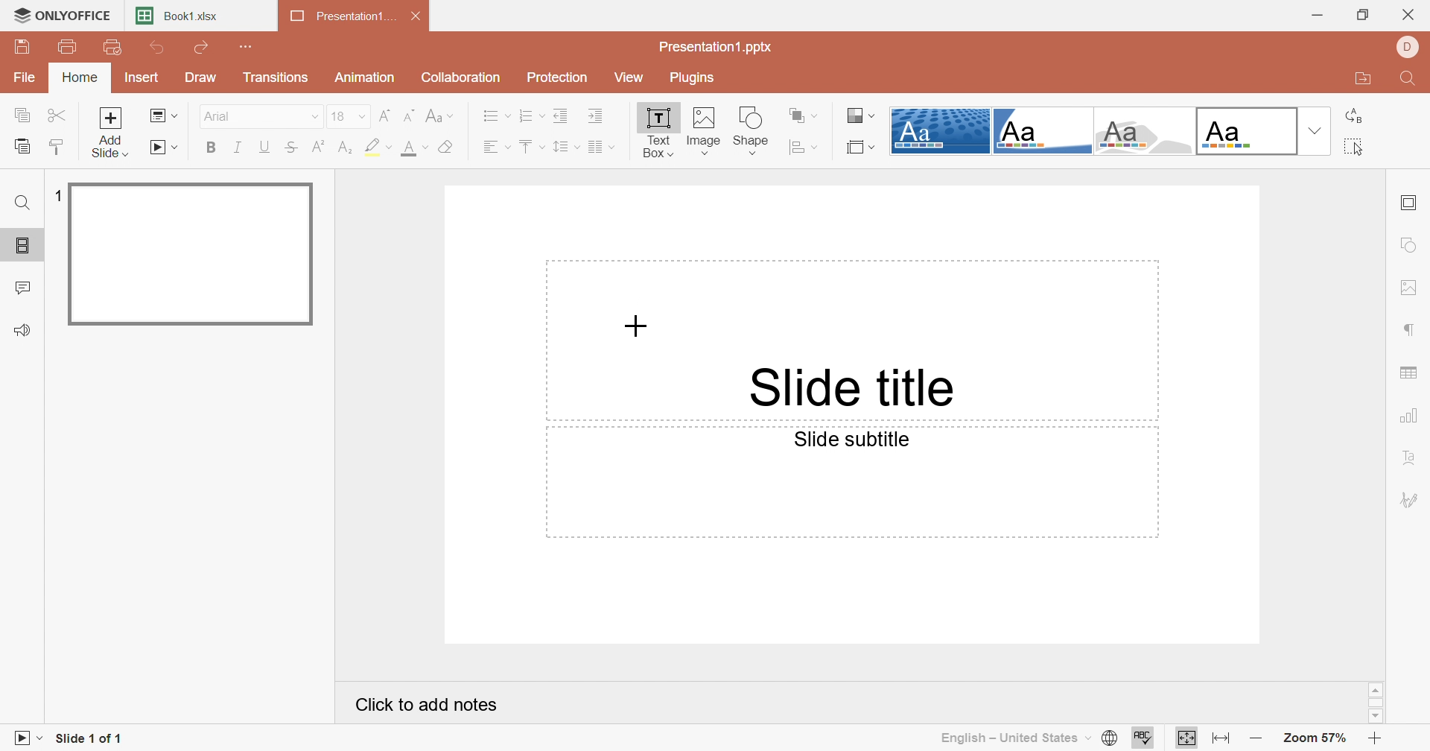 Image resolution: width=1430 pixels, height=751 pixels. What do you see at coordinates (852, 440) in the screenshot?
I see `Slide subtitle` at bounding box center [852, 440].